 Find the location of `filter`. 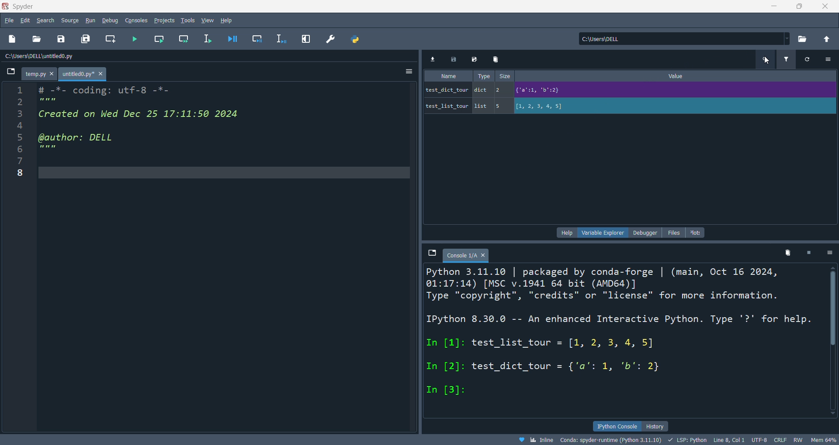

filter is located at coordinates (783, 60).